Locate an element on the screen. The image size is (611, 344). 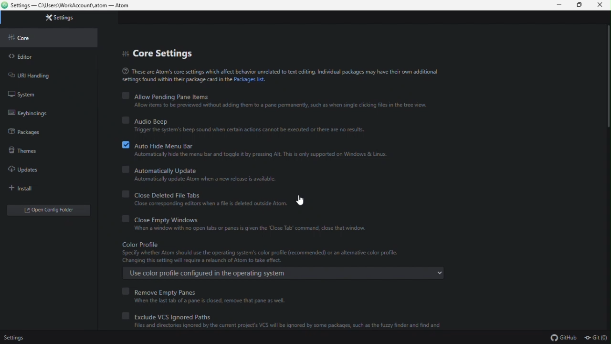
Packages is located at coordinates (45, 130).